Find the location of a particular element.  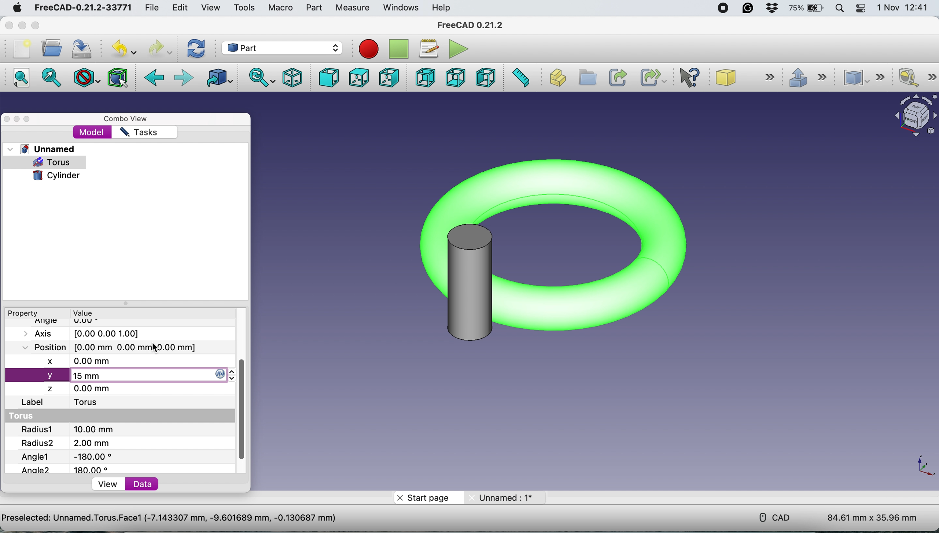

Radius 1 and 2's value is located at coordinates (86, 437).